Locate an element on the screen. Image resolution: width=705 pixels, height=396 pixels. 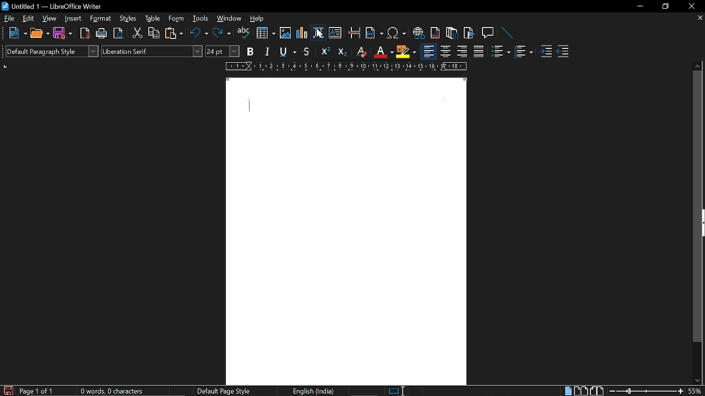
0 words, 0 characters is located at coordinates (115, 391).